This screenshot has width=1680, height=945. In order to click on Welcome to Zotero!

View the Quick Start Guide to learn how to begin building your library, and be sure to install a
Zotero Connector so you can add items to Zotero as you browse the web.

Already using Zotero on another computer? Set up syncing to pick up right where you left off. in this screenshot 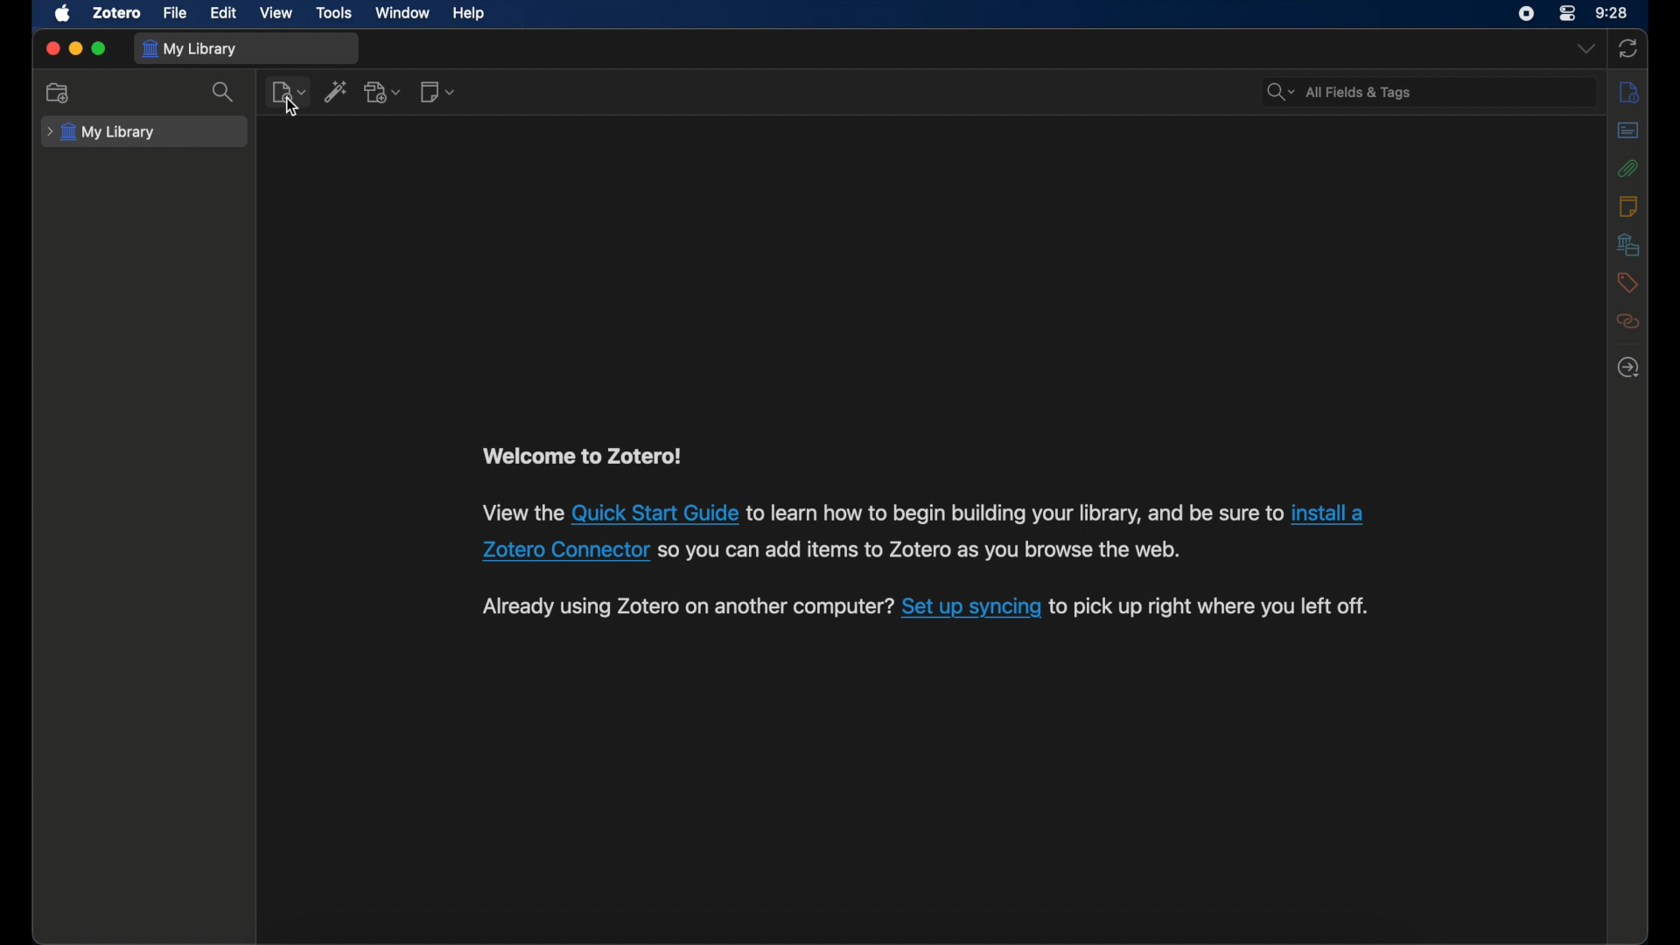, I will do `click(912, 524)`.